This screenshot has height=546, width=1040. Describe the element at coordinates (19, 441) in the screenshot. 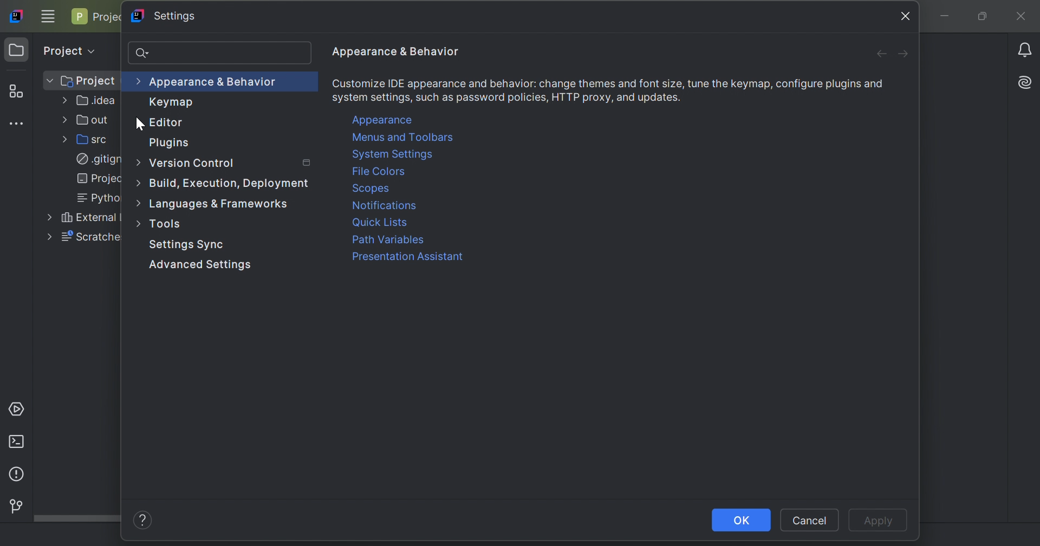

I see `Terminal` at that location.